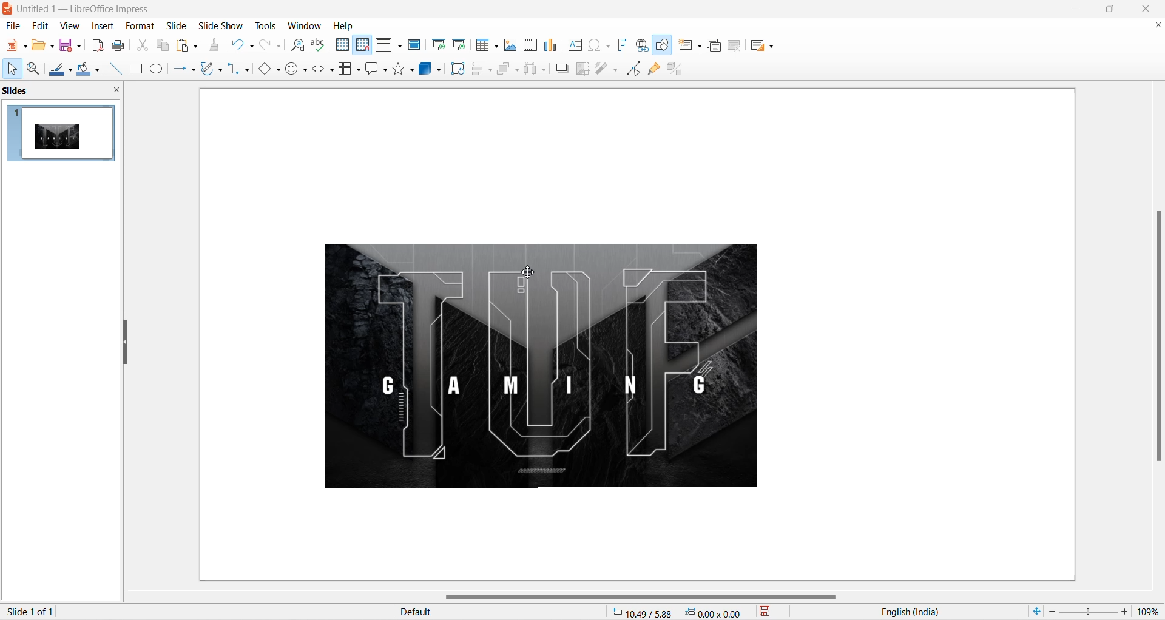  Describe the element at coordinates (97, 44) in the screenshot. I see `export as pdf` at that location.